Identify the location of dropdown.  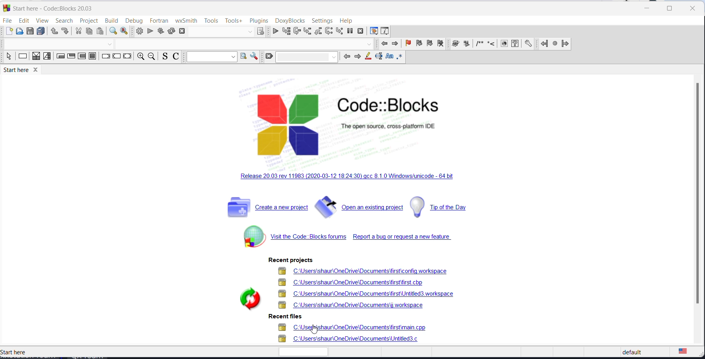
(211, 57).